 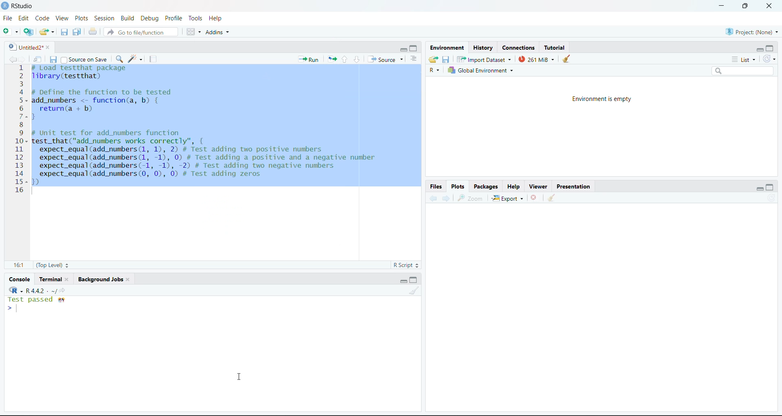 I want to click on Presentation, so click(x=574, y=186).